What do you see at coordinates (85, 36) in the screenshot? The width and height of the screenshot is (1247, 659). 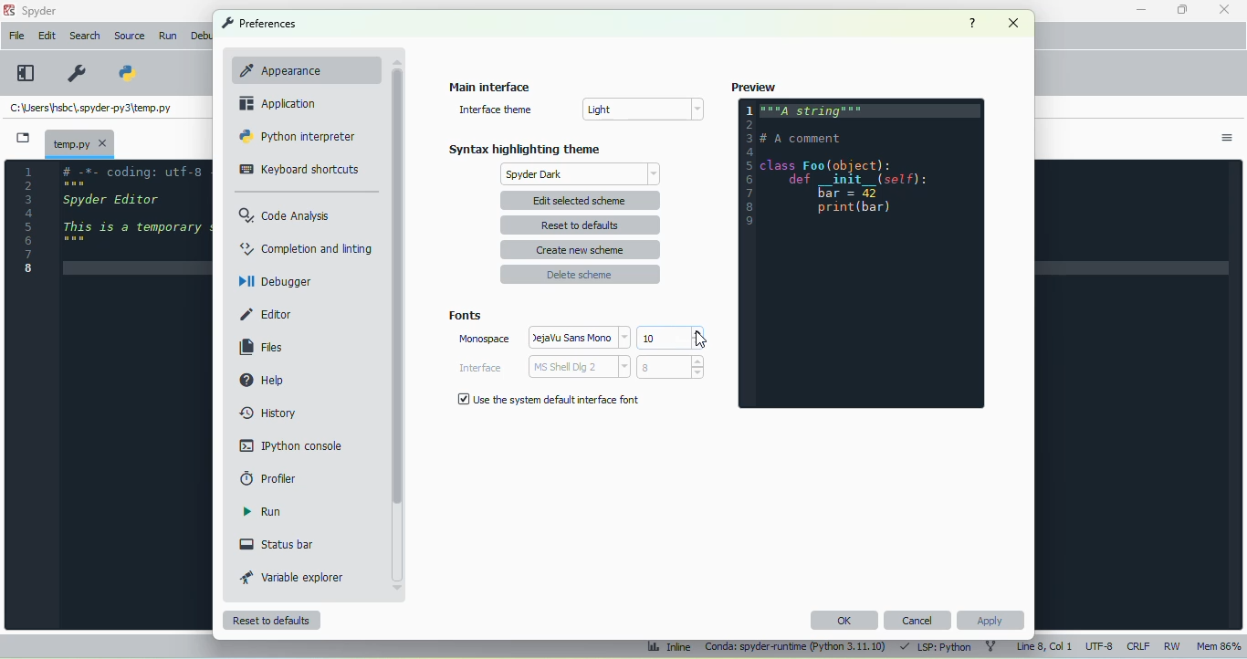 I see `search` at bounding box center [85, 36].